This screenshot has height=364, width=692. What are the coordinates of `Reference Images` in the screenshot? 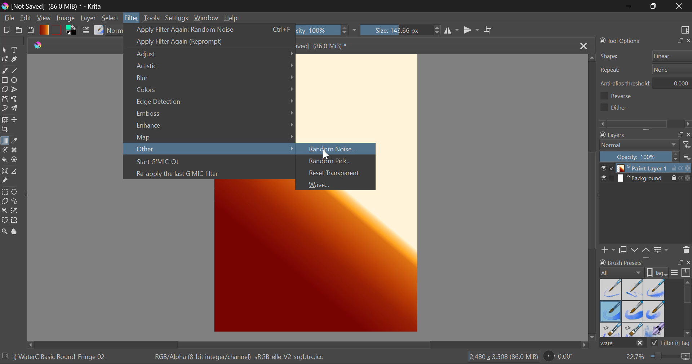 It's located at (6, 182).